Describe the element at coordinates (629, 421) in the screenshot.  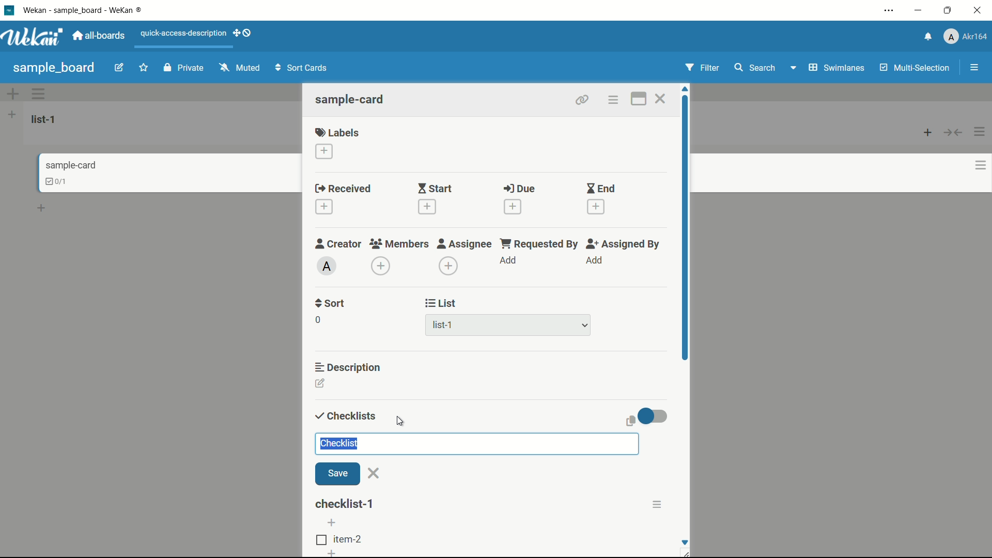
I see `copy text to clipboard` at that location.